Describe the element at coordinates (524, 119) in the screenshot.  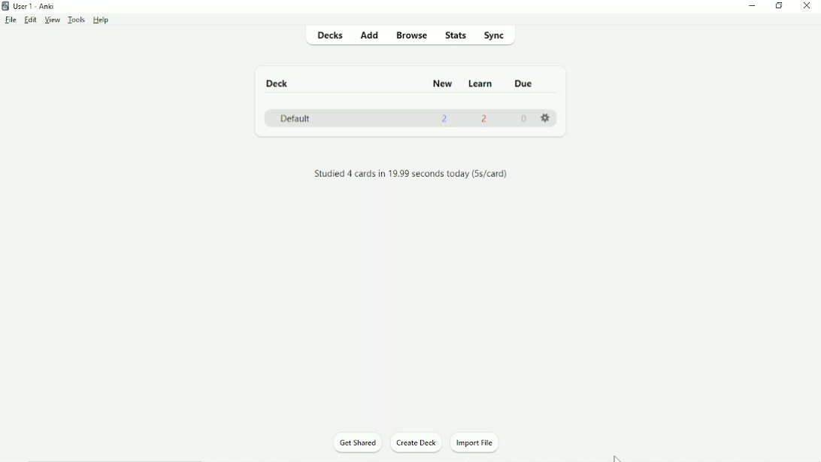
I see `0` at that location.